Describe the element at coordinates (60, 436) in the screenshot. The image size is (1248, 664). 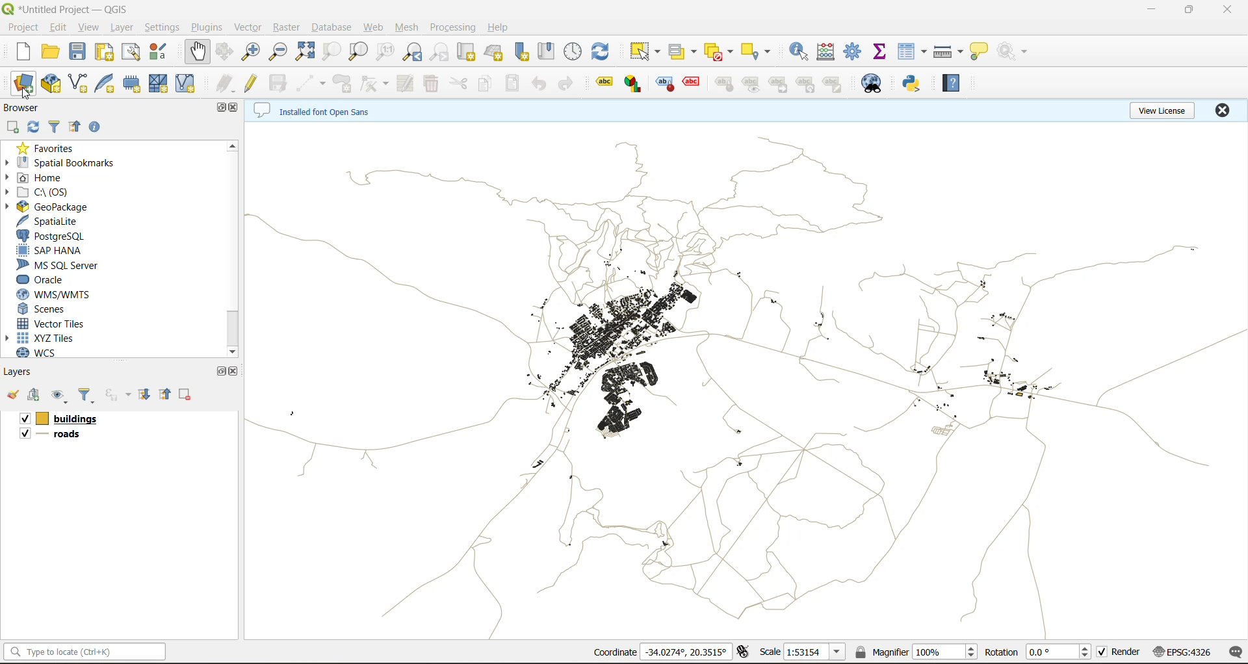
I see `layers` at that location.